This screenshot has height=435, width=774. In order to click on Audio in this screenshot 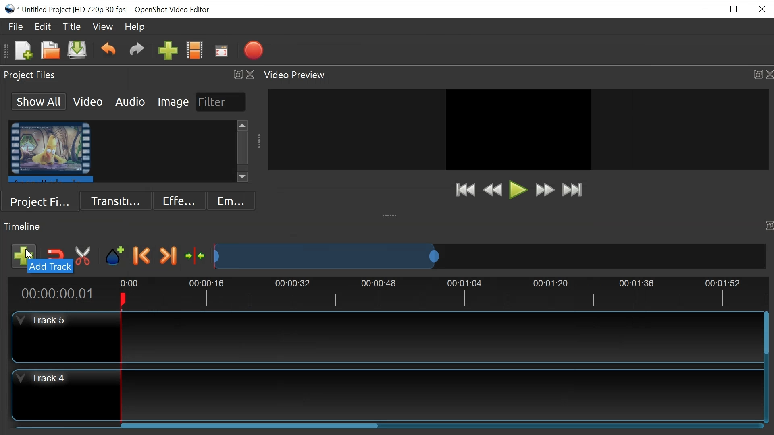, I will do `click(129, 101)`.